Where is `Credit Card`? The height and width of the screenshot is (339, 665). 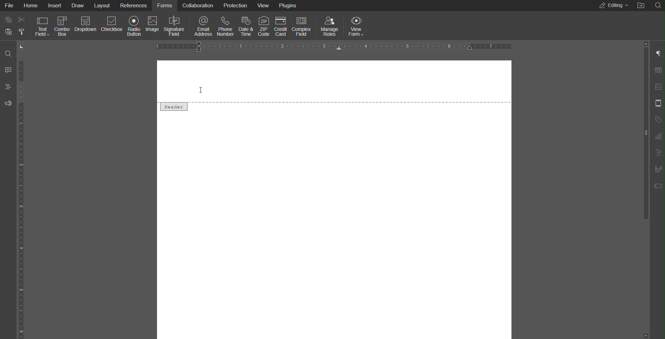 Credit Card is located at coordinates (280, 25).